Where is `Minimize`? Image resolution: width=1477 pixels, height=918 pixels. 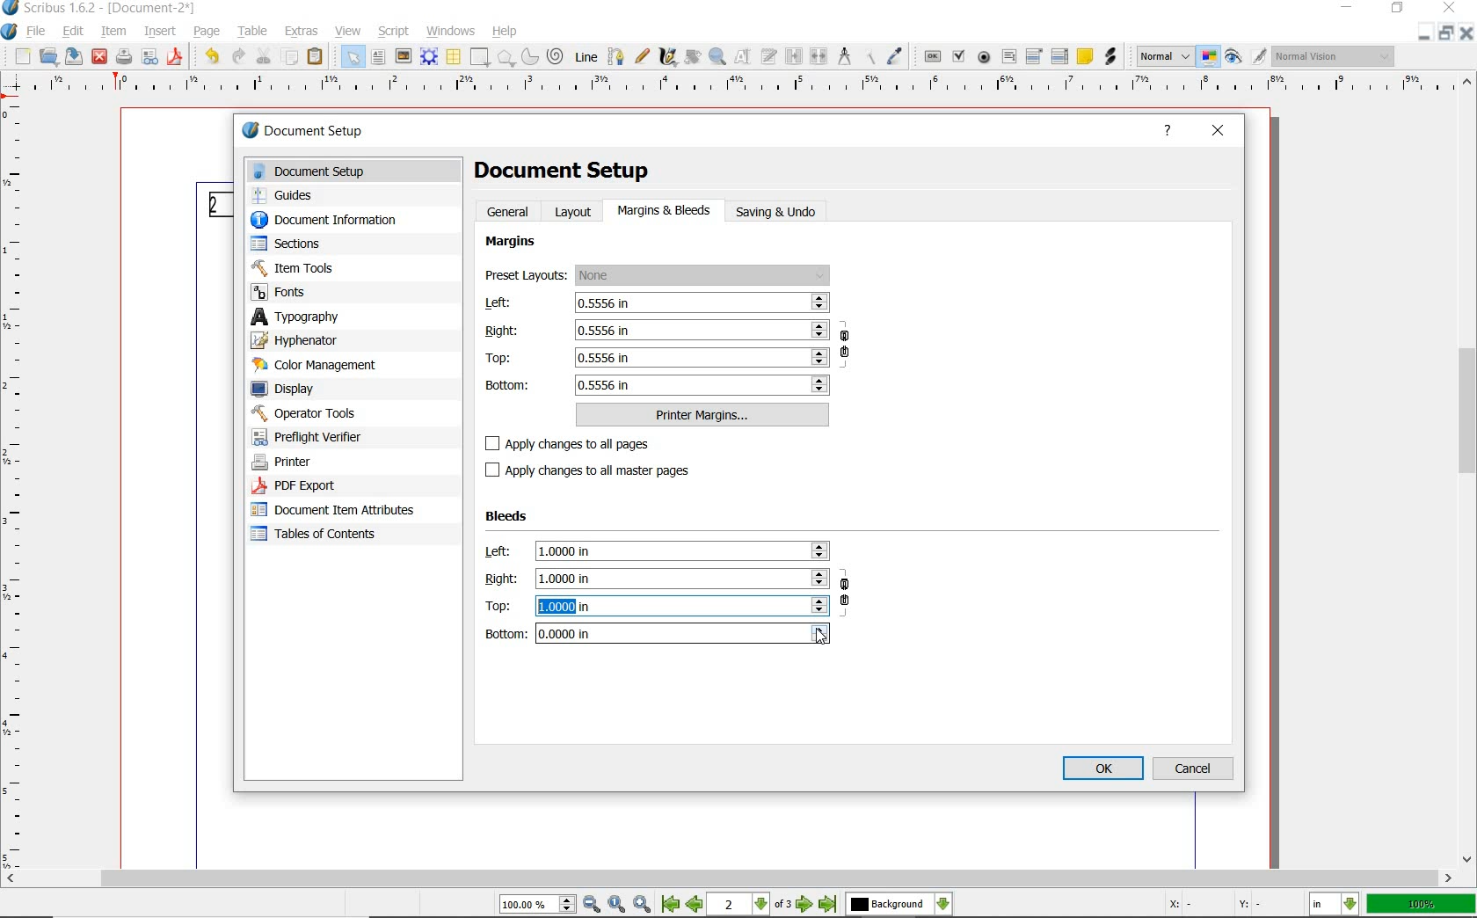 Minimize is located at coordinates (1447, 35).